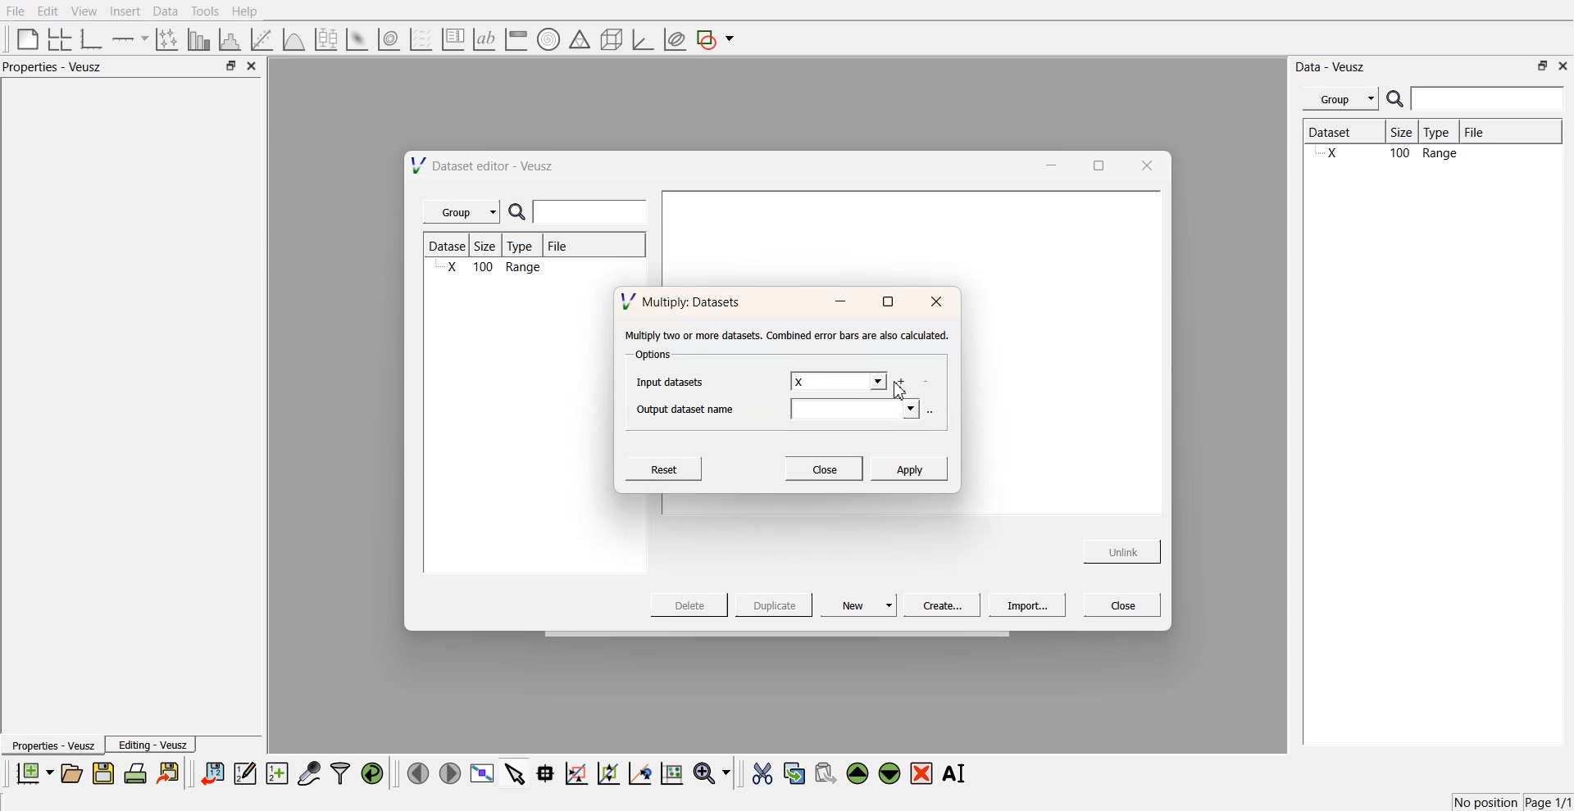 The height and width of the screenshot is (811, 1574). I want to click on move the selected widgets up, so click(859, 774).